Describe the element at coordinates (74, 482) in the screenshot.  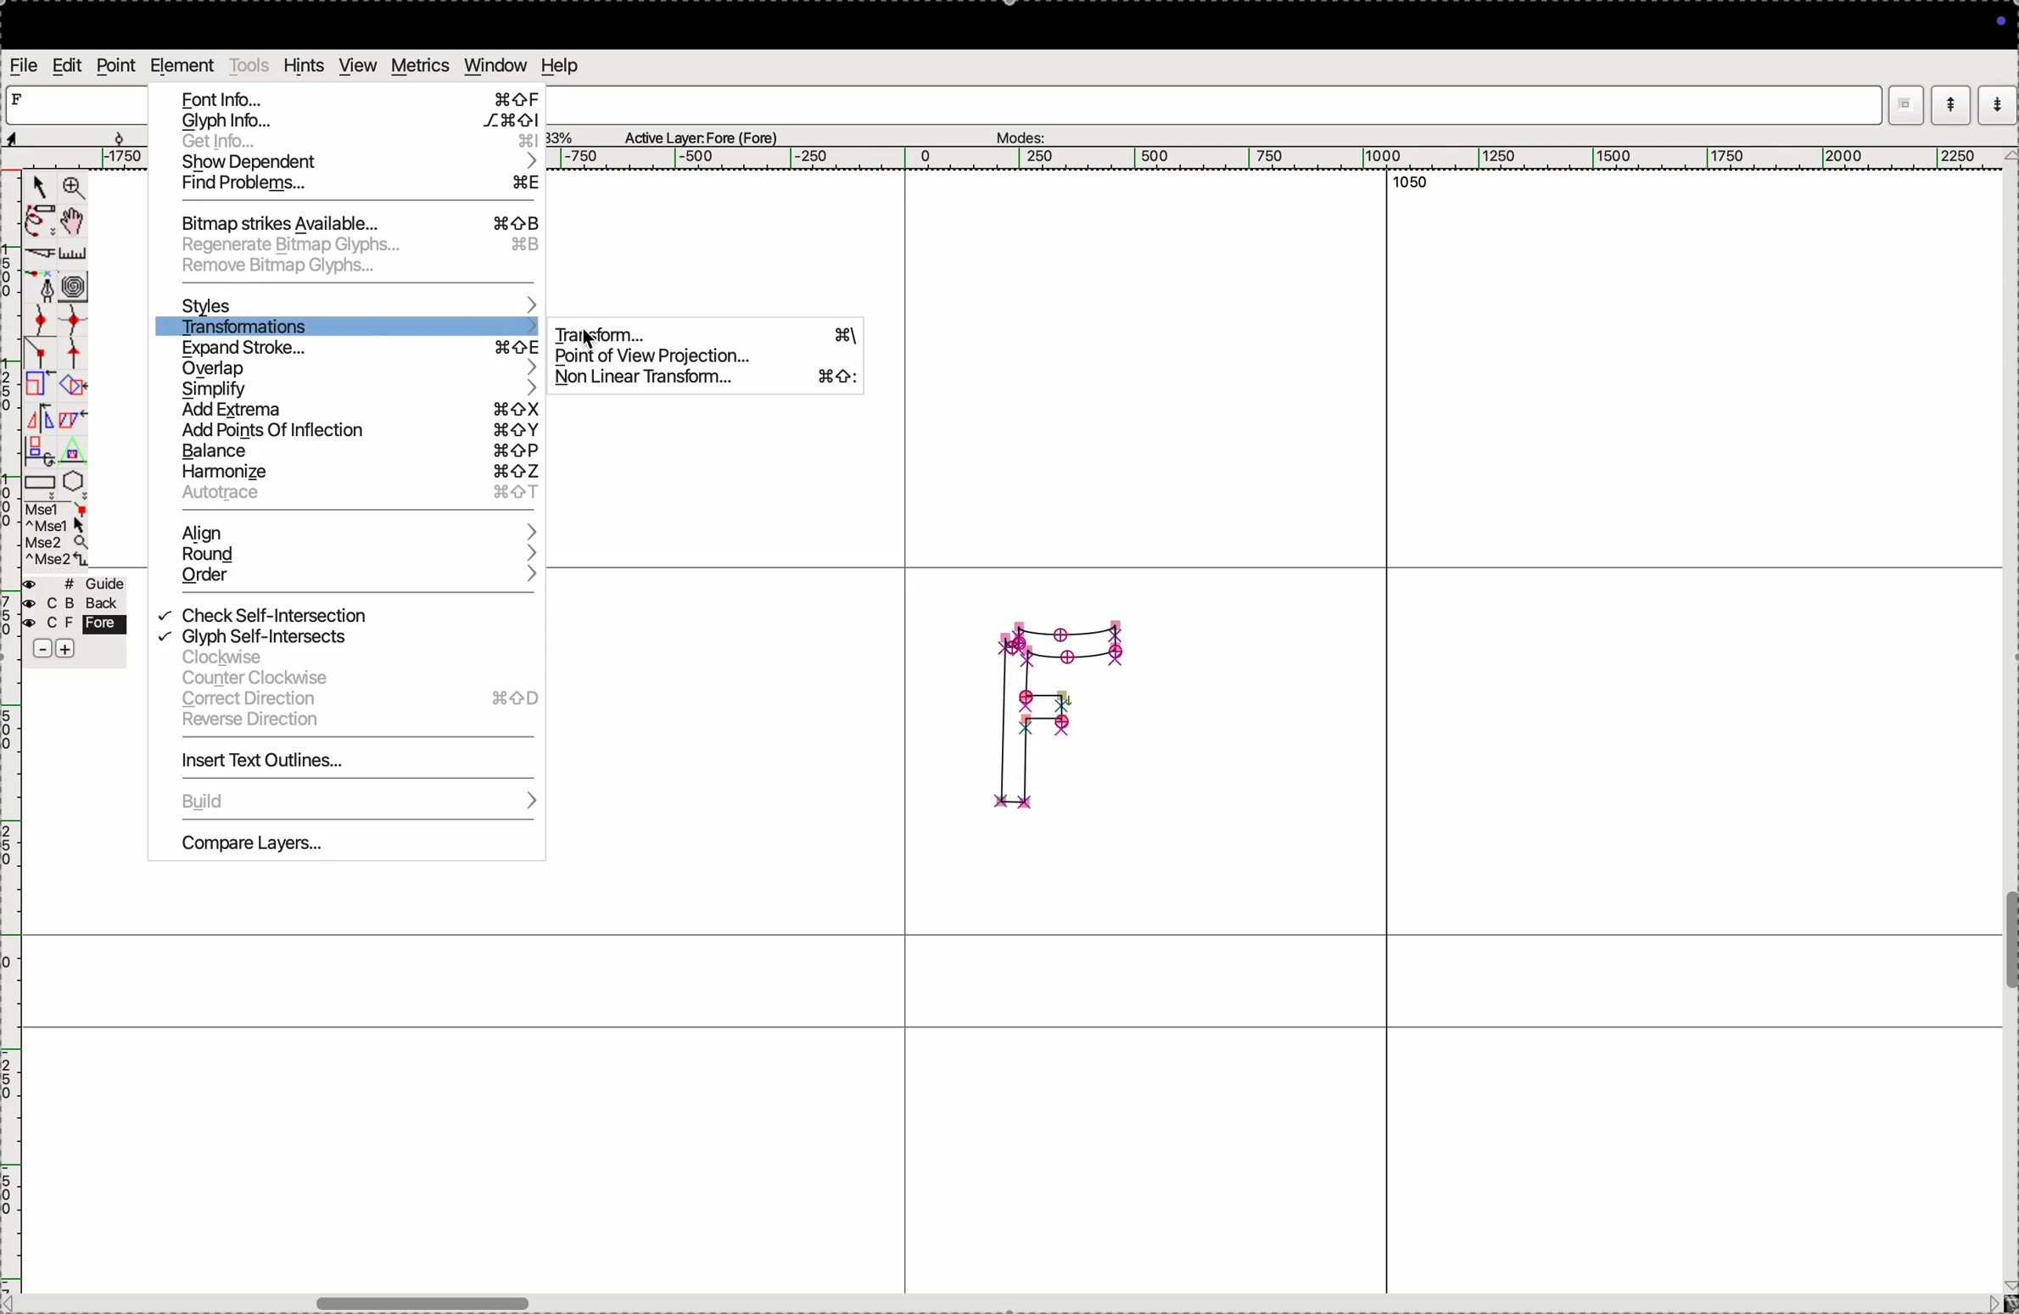
I see `pentagon` at that location.